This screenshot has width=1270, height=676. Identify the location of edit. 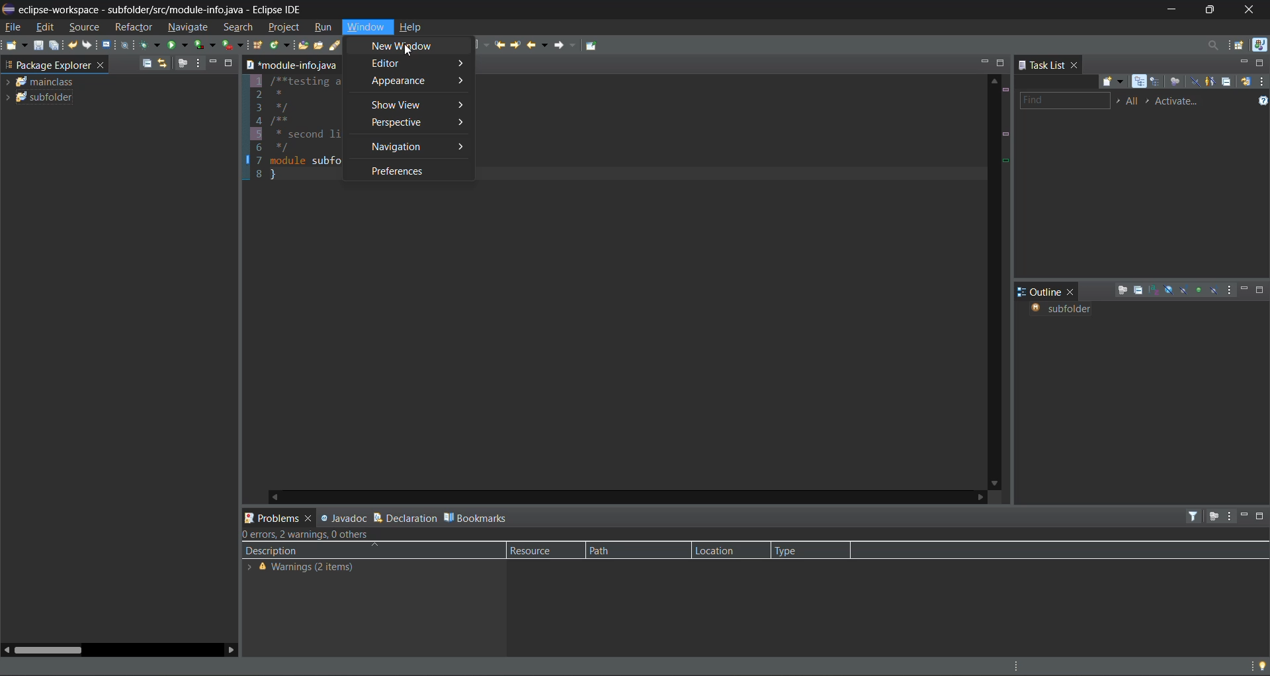
(43, 28).